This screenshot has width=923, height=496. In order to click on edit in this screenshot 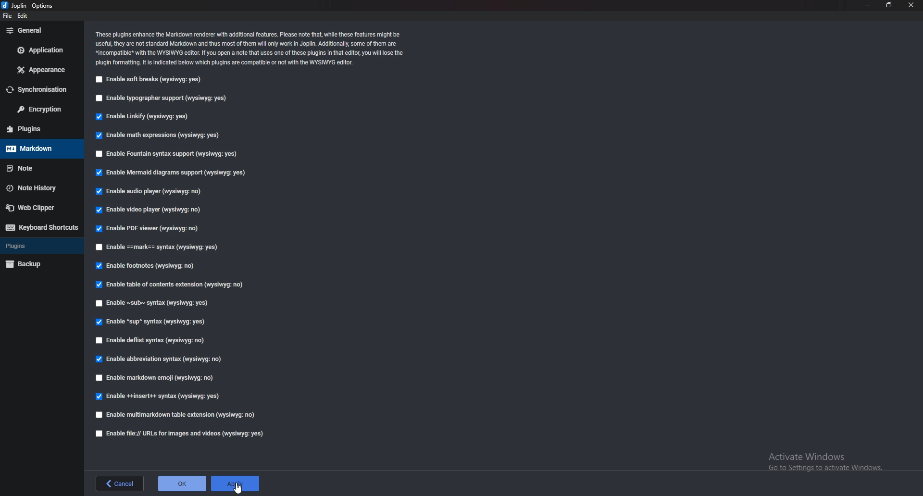, I will do `click(22, 16)`.